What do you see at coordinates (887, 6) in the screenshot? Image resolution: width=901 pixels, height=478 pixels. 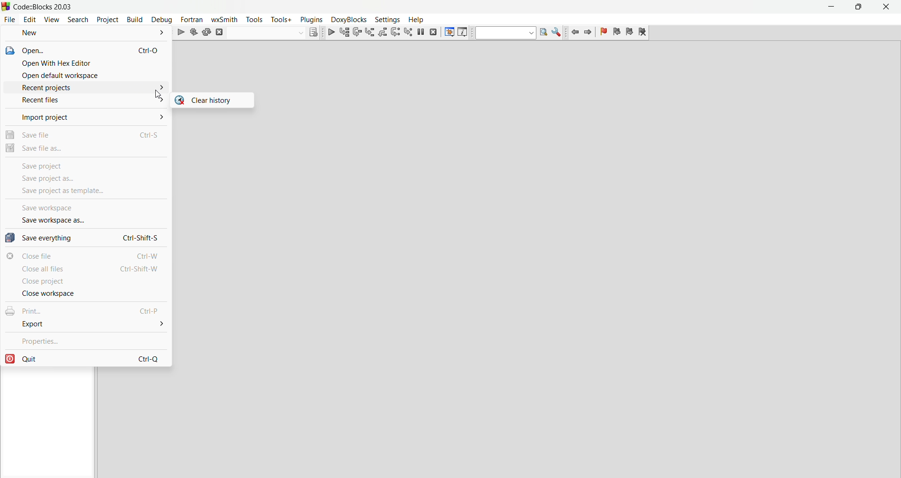 I see `close` at bounding box center [887, 6].